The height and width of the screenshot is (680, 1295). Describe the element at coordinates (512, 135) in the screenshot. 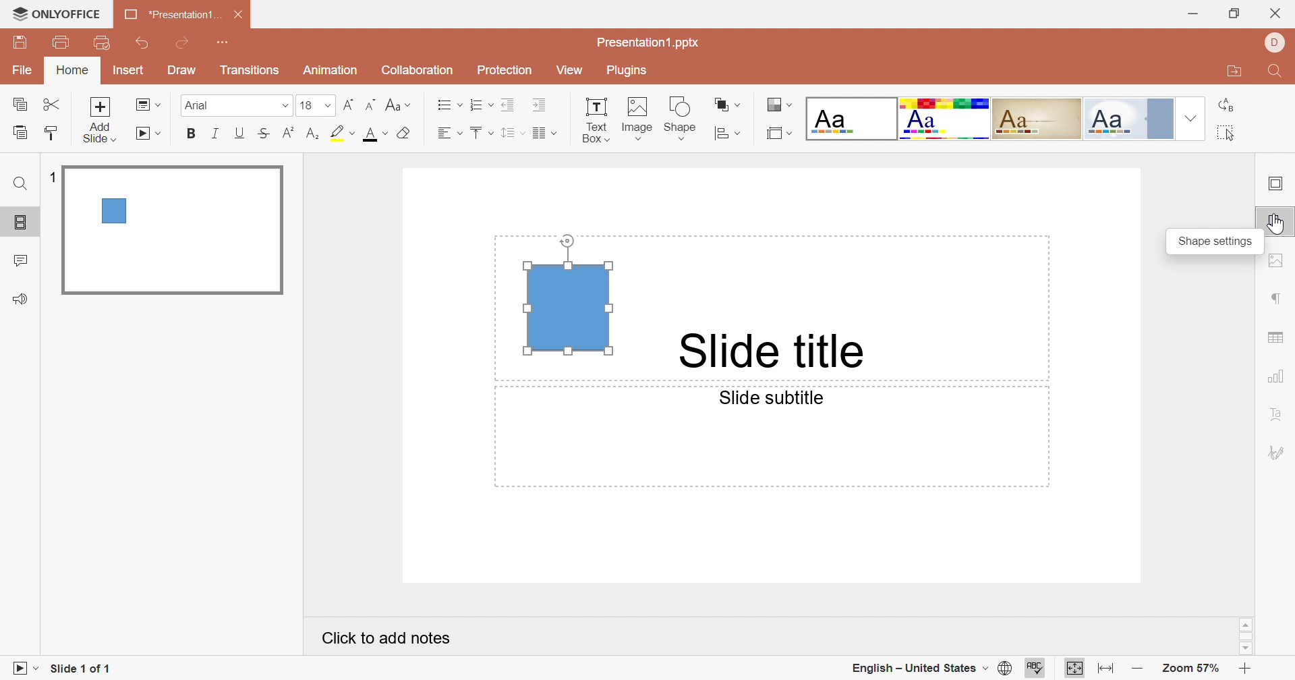

I see `Line spacing` at that location.